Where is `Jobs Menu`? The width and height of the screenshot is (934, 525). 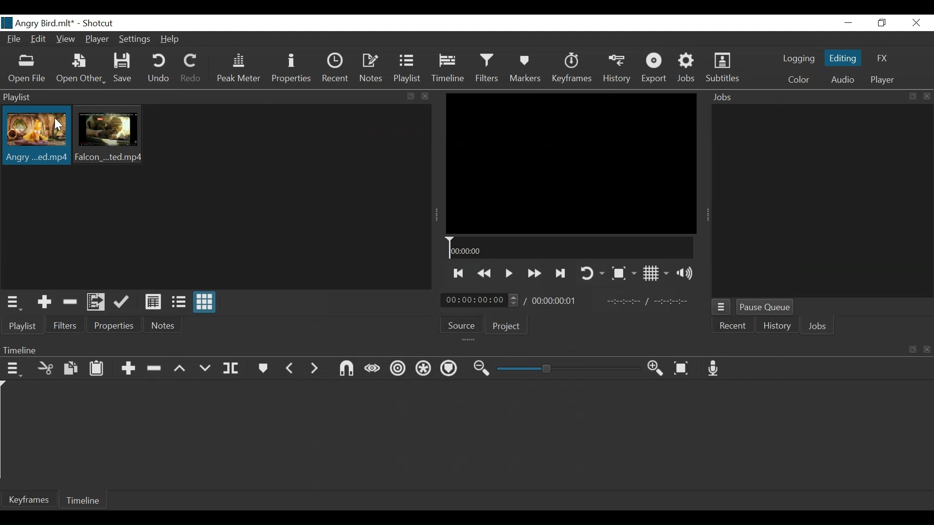 Jobs Menu is located at coordinates (722, 307).